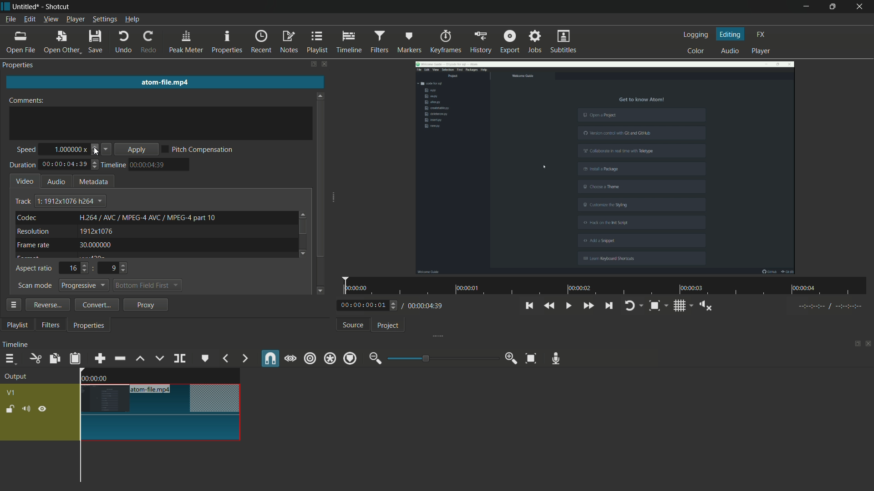 This screenshot has width=874, height=491. I want to click on editing, so click(730, 34).